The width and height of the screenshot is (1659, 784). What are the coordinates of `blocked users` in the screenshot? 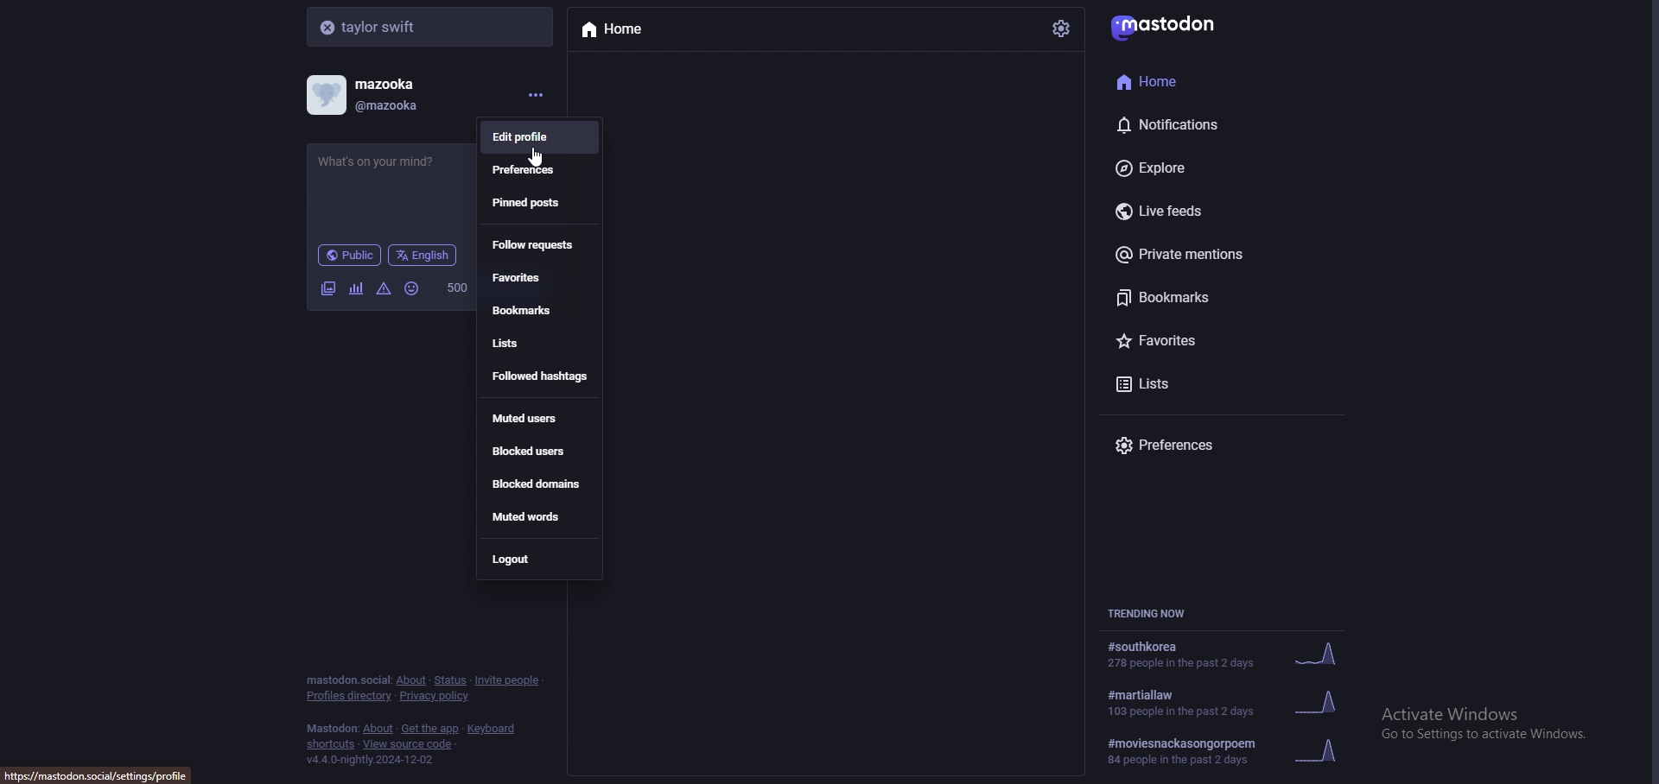 It's located at (542, 451).